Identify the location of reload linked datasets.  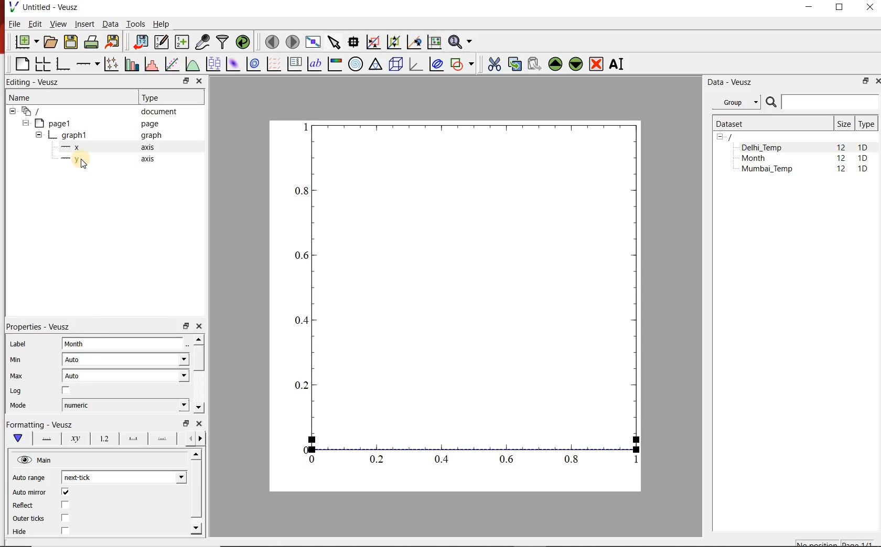
(243, 41).